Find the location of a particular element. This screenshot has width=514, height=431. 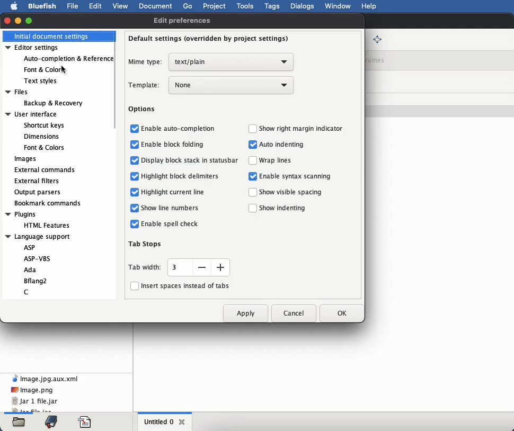

language support is located at coordinates (45, 265).